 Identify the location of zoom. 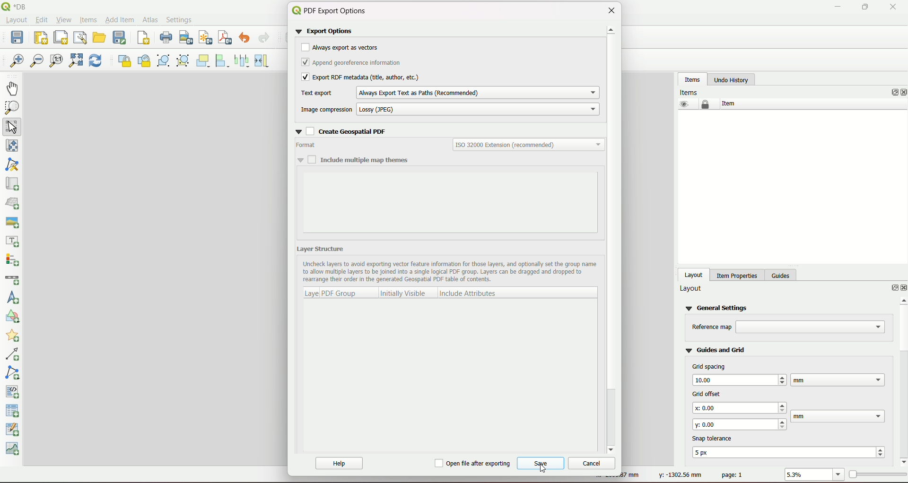
(12, 108).